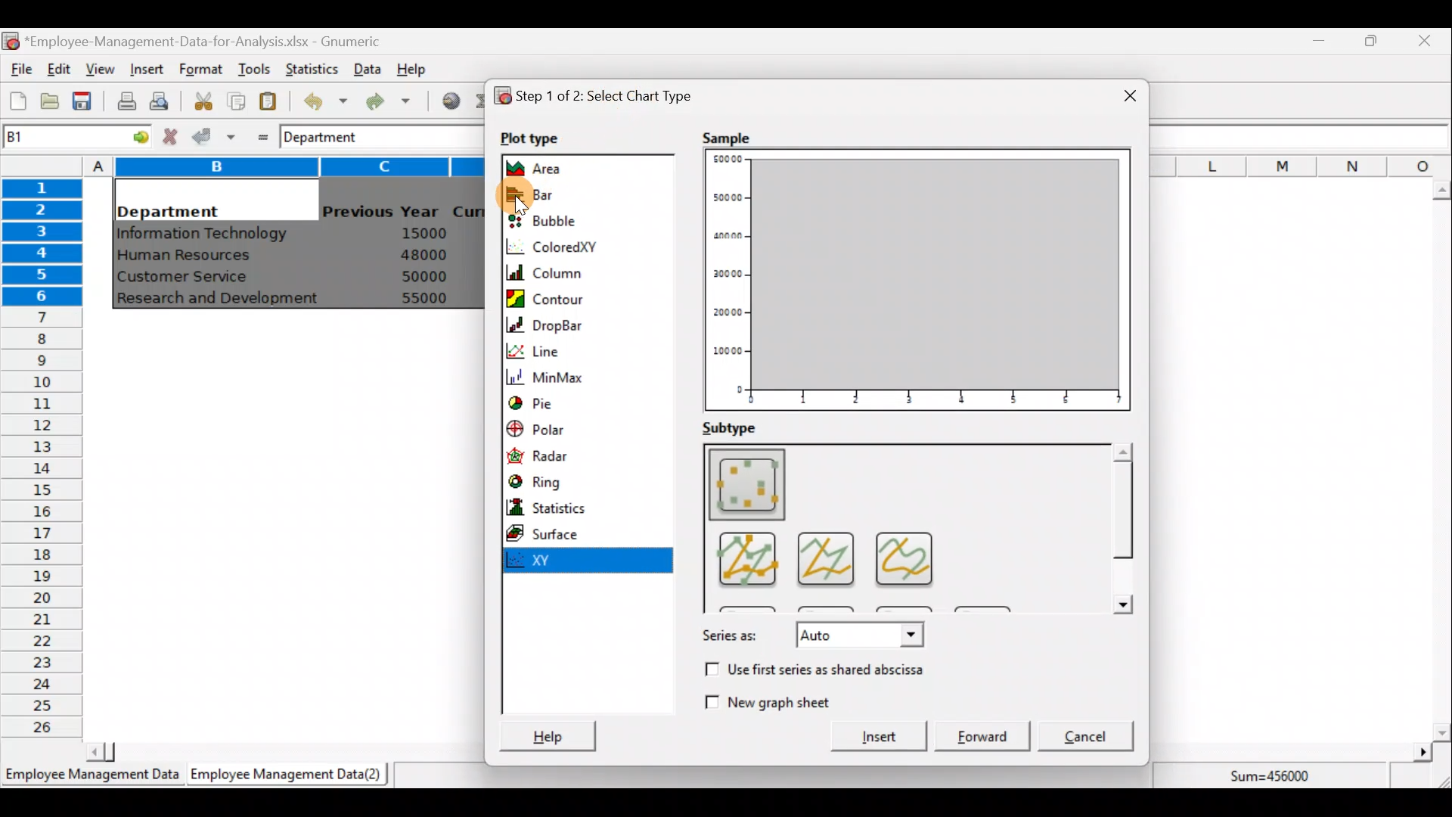 This screenshot has width=1452, height=817. Describe the element at coordinates (428, 276) in the screenshot. I see `50000` at that location.